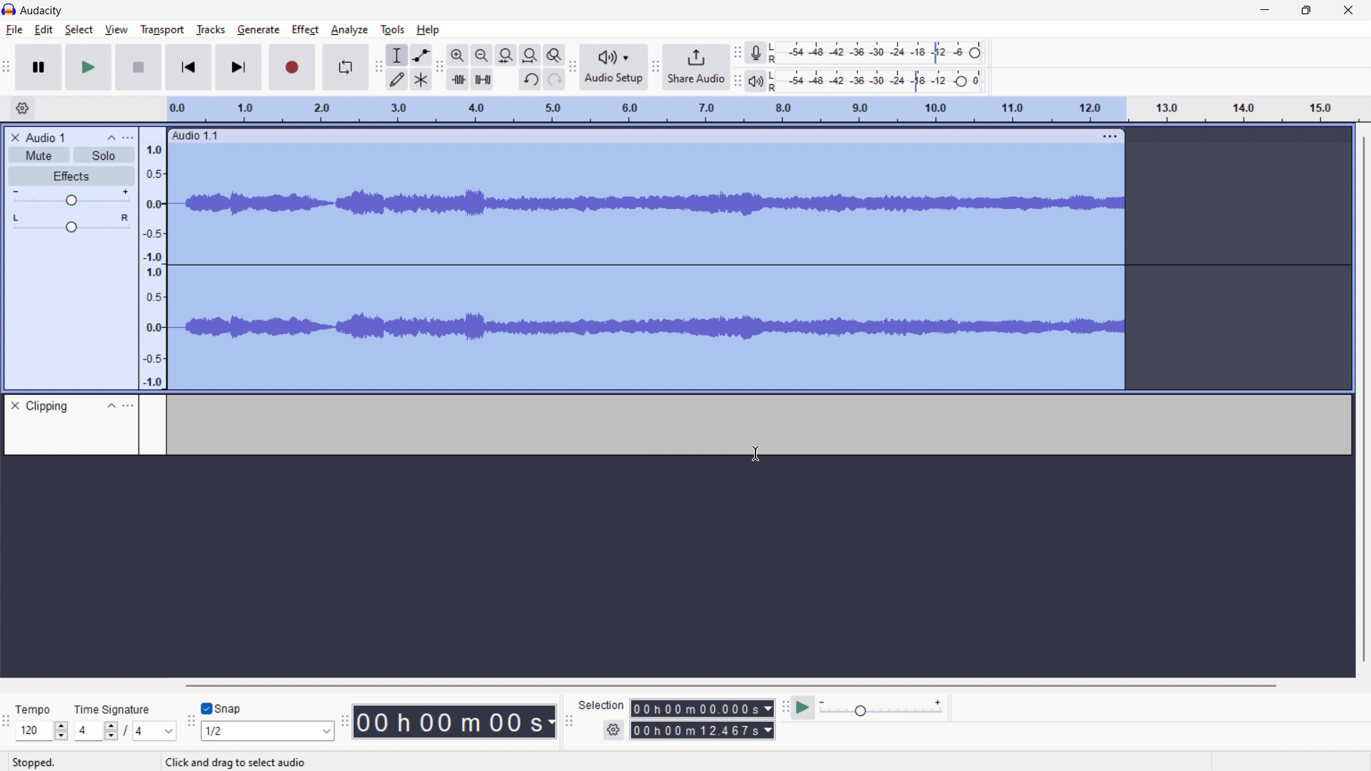 The width and height of the screenshot is (1371, 771). Describe the element at coordinates (614, 68) in the screenshot. I see `audio setup` at that location.